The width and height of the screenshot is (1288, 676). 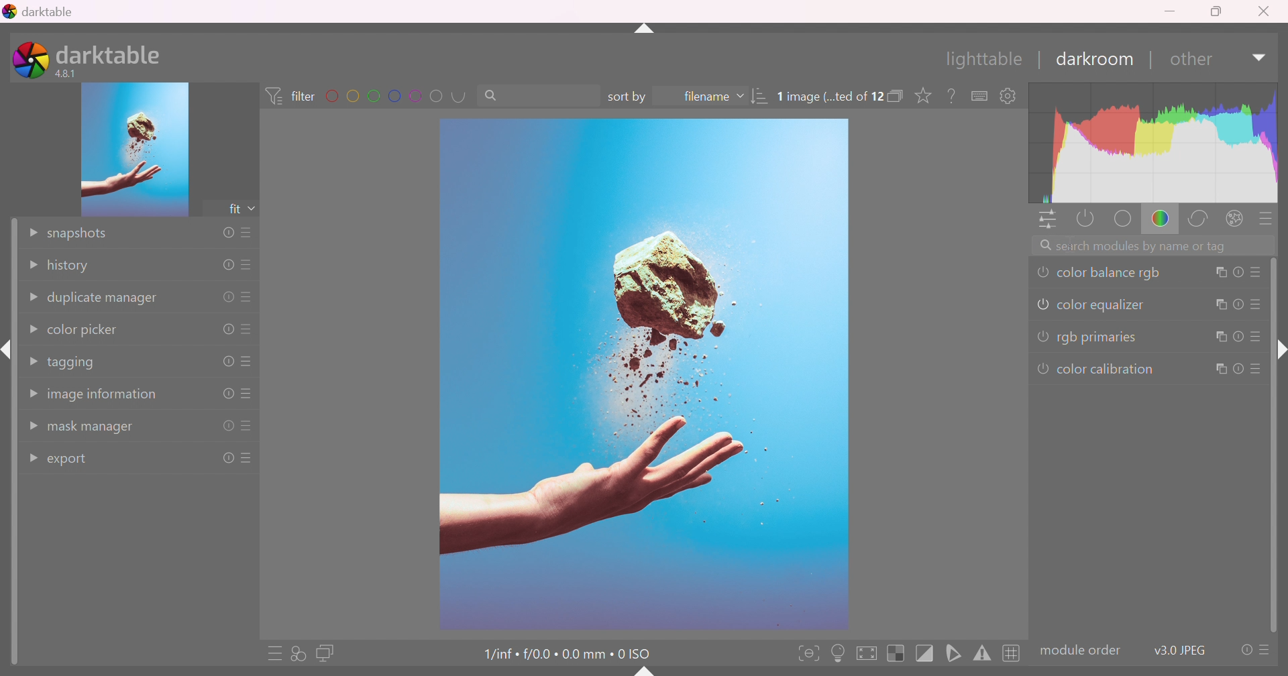 What do you see at coordinates (225, 361) in the screenshot?
I see `reset` at bounding box center [225, 361].